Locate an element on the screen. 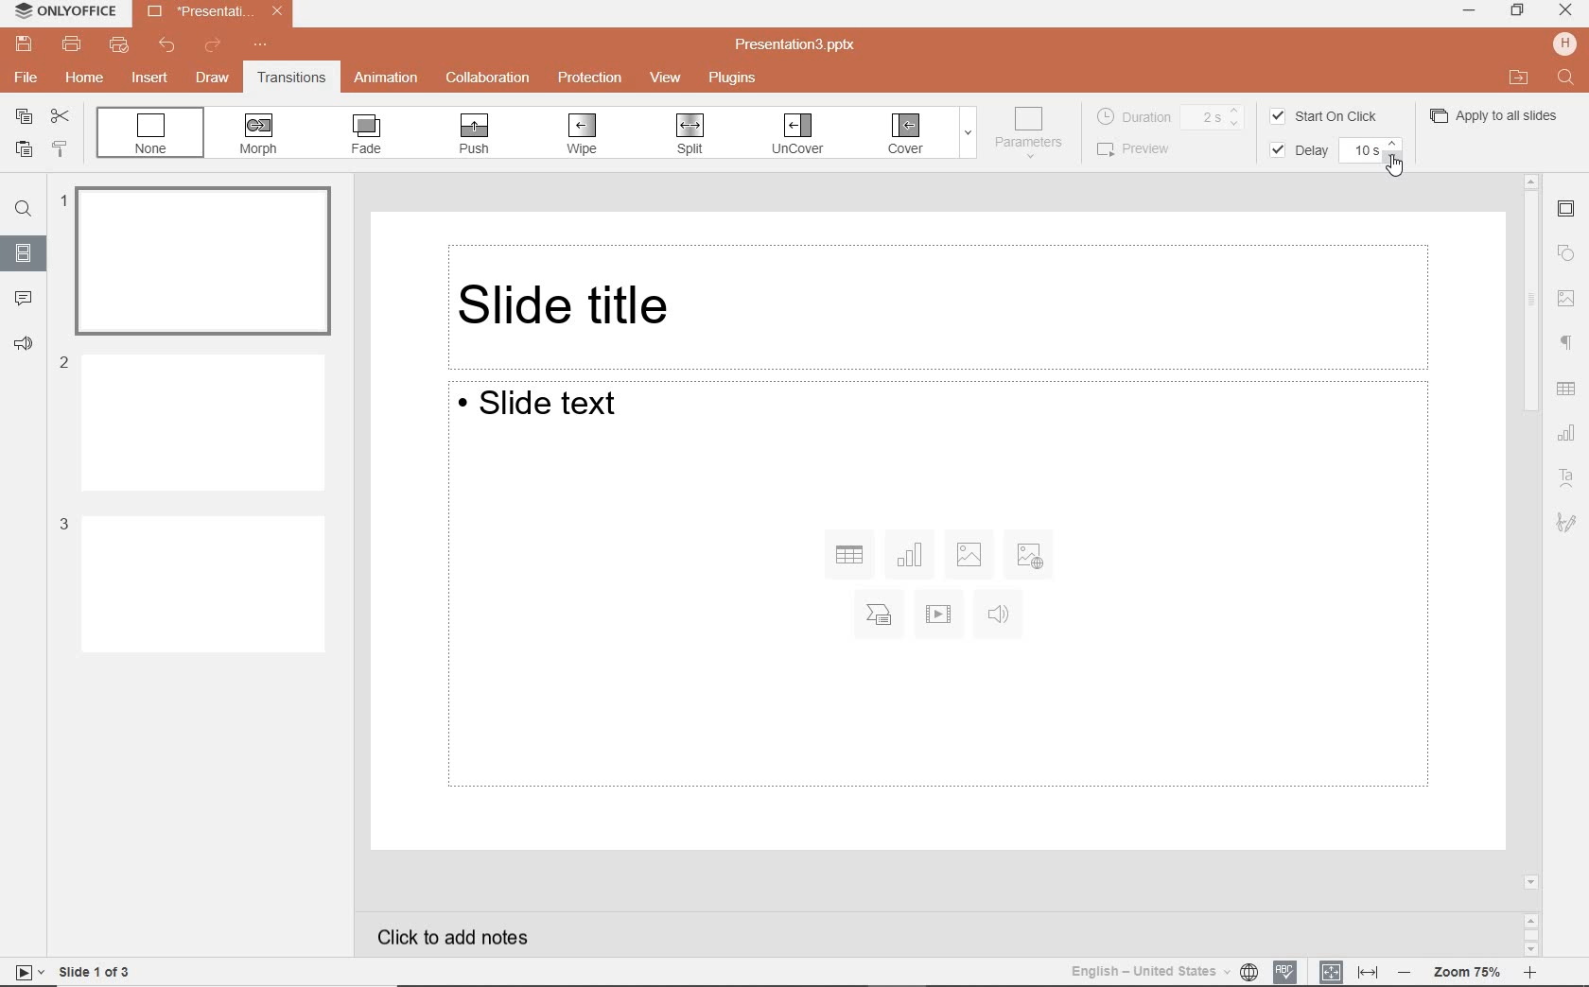 This screenshot has height=987, width=1589. PARAMETERS is located at coordinates (1033, 133).